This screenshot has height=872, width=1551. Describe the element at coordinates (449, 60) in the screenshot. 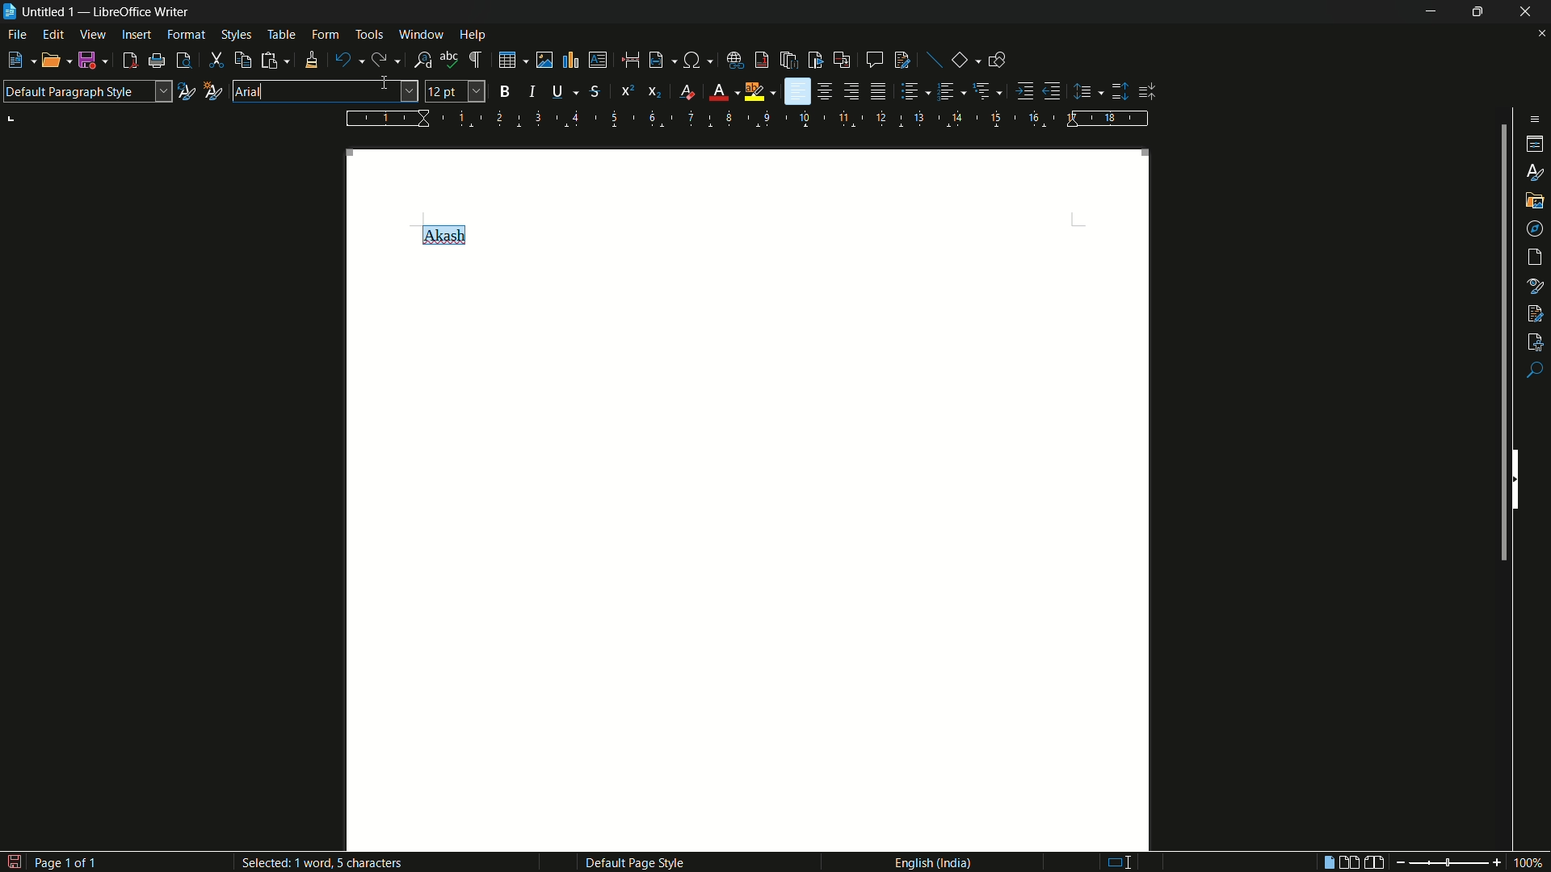

I see `check spelling` at that location.